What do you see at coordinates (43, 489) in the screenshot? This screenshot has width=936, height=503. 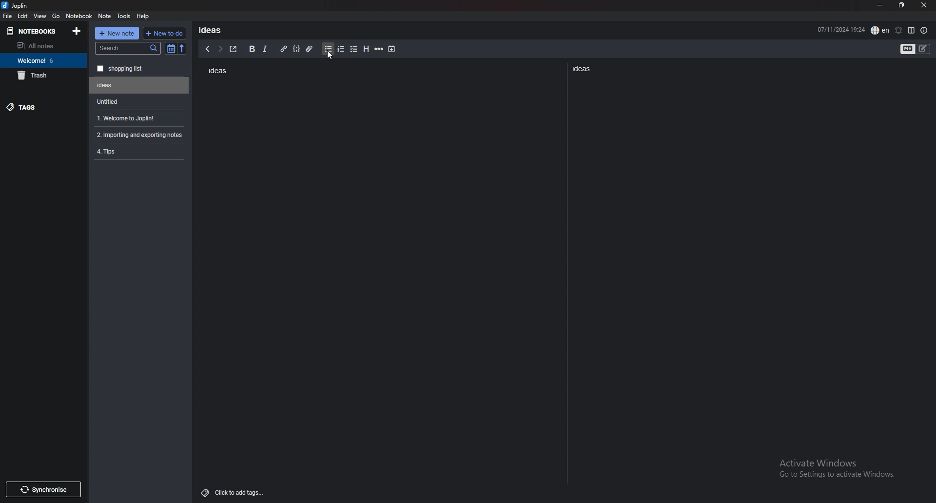 I see `Synchronise` at bounding box center [43, 489].